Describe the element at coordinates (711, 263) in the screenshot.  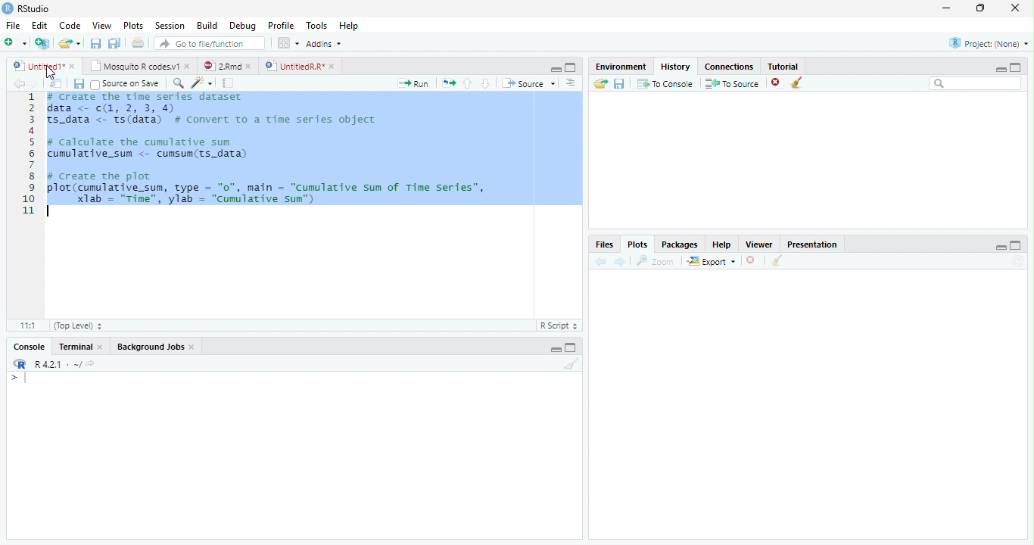
I see `Export` at that location.